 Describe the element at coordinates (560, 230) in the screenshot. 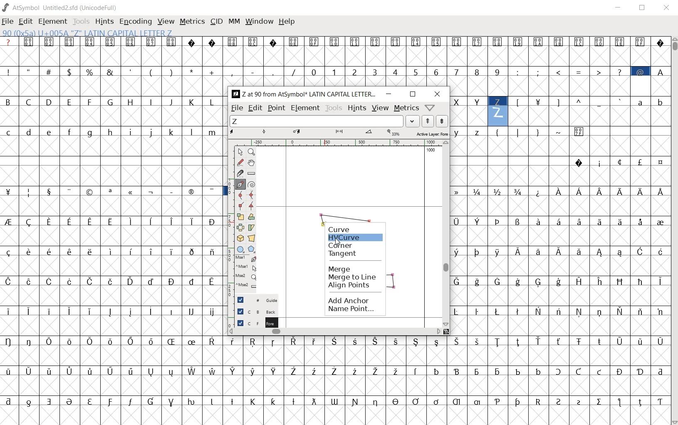

I see `glyph characters` at that location.